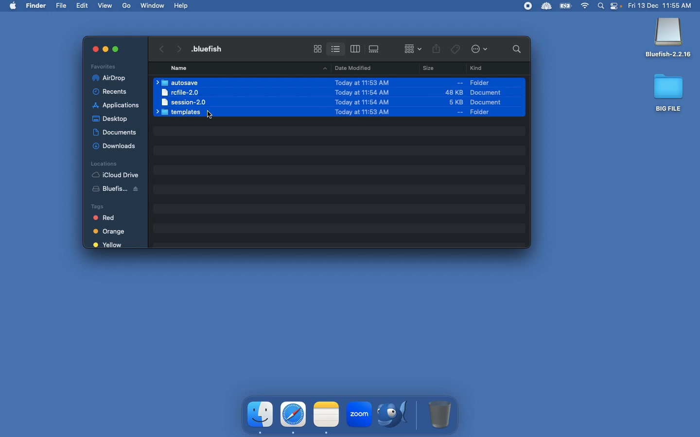 The width and height of the screenshot is (700, 437). I want to click on Finder , so click(36, 6).